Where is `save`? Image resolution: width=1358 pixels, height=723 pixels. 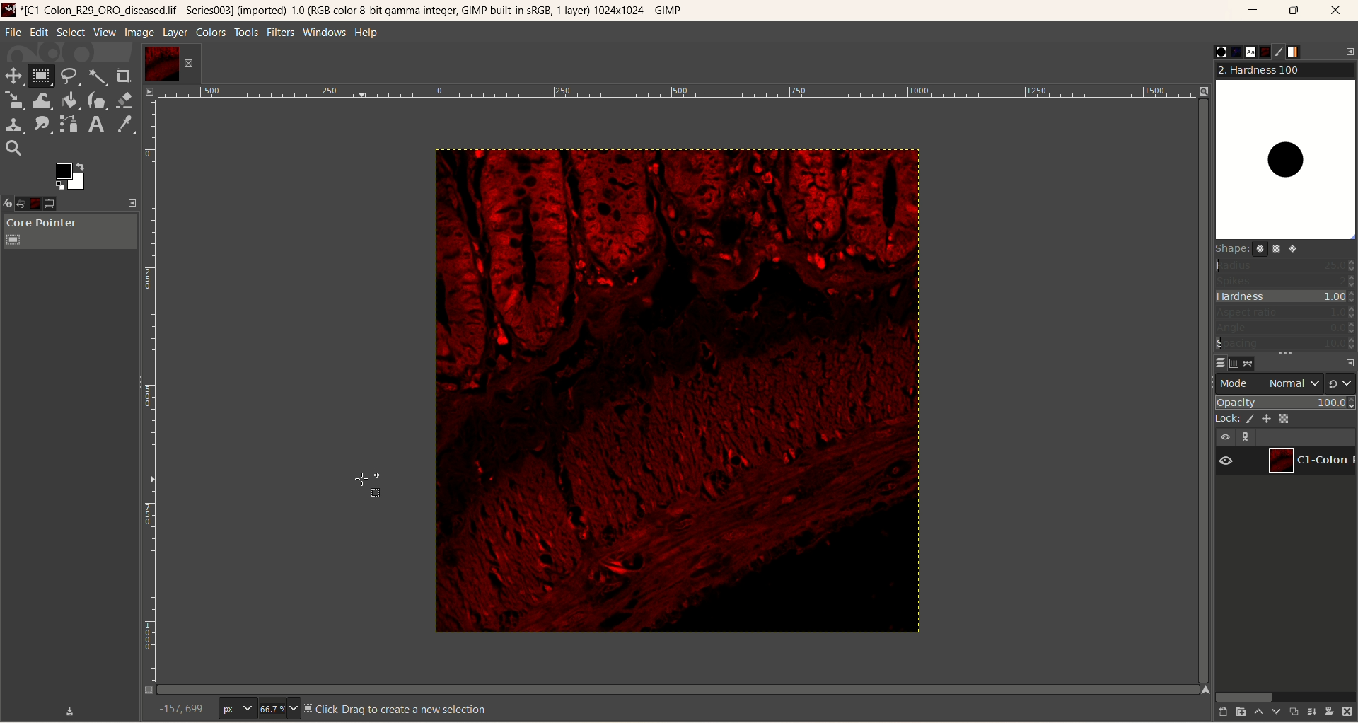
save is located at coordinates (71, 710).